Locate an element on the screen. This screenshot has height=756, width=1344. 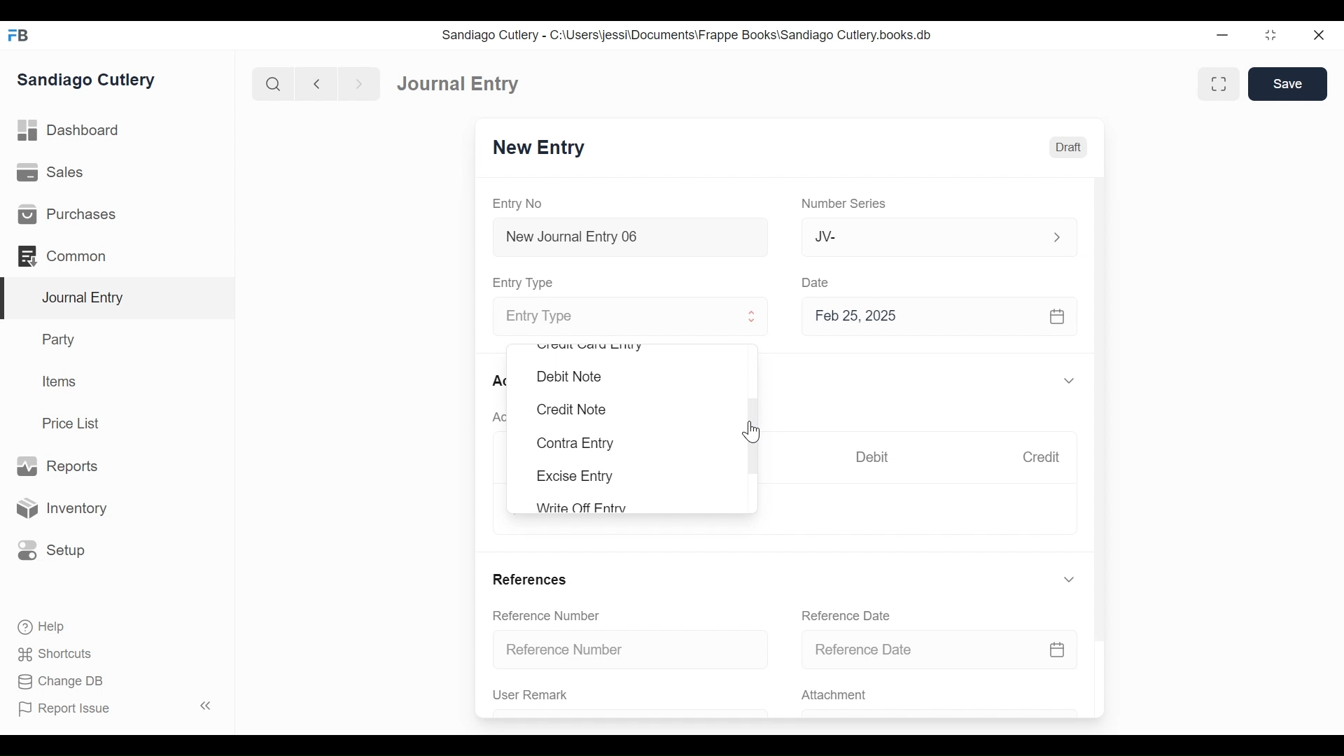
Close is located at coordinates (1321, 34).